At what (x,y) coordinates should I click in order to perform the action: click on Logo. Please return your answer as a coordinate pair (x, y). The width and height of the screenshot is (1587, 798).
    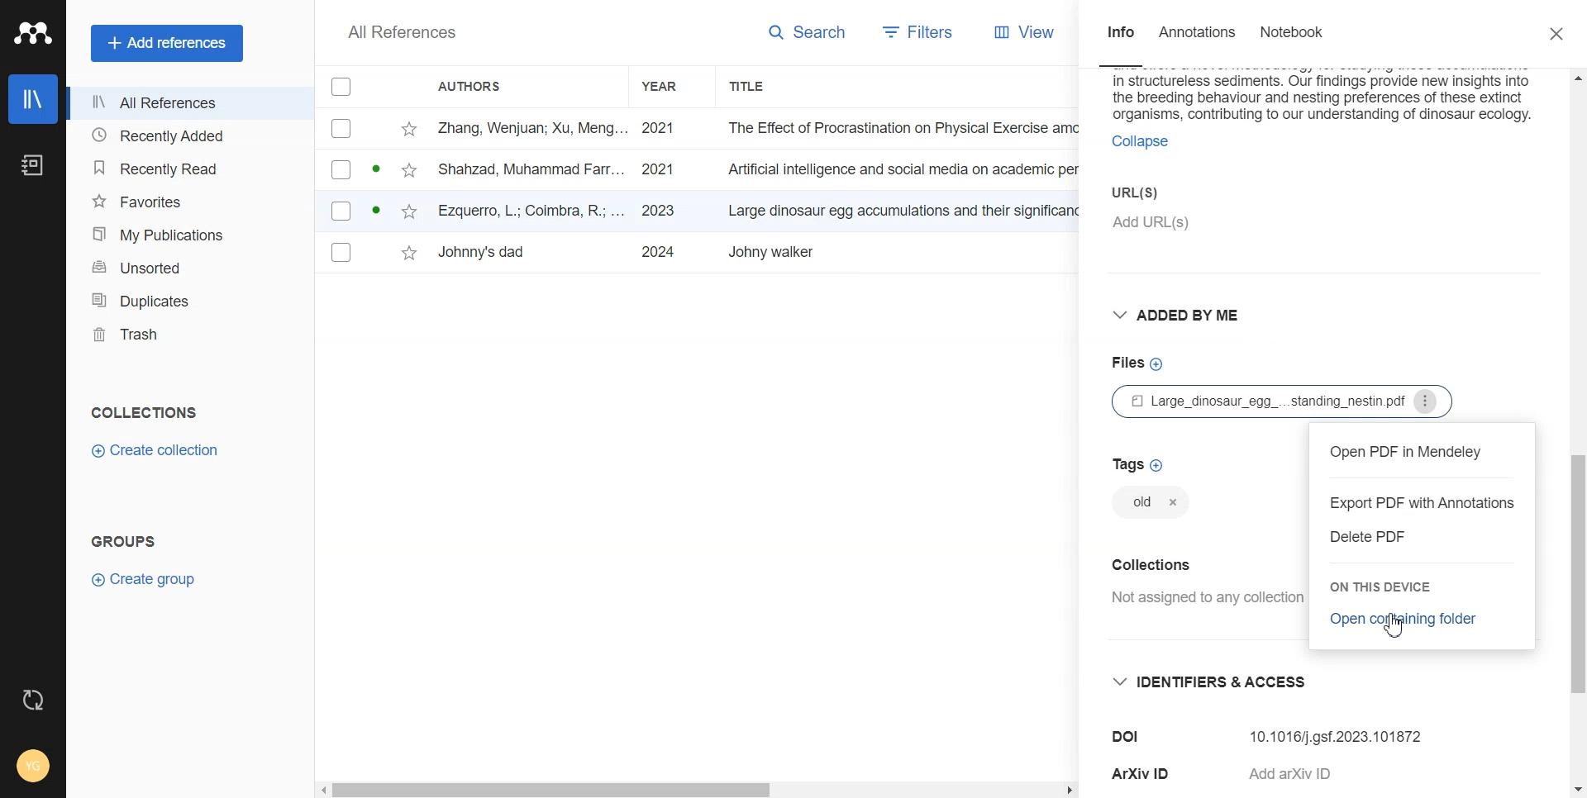
    Looking at the image, I should click on (33, 33).